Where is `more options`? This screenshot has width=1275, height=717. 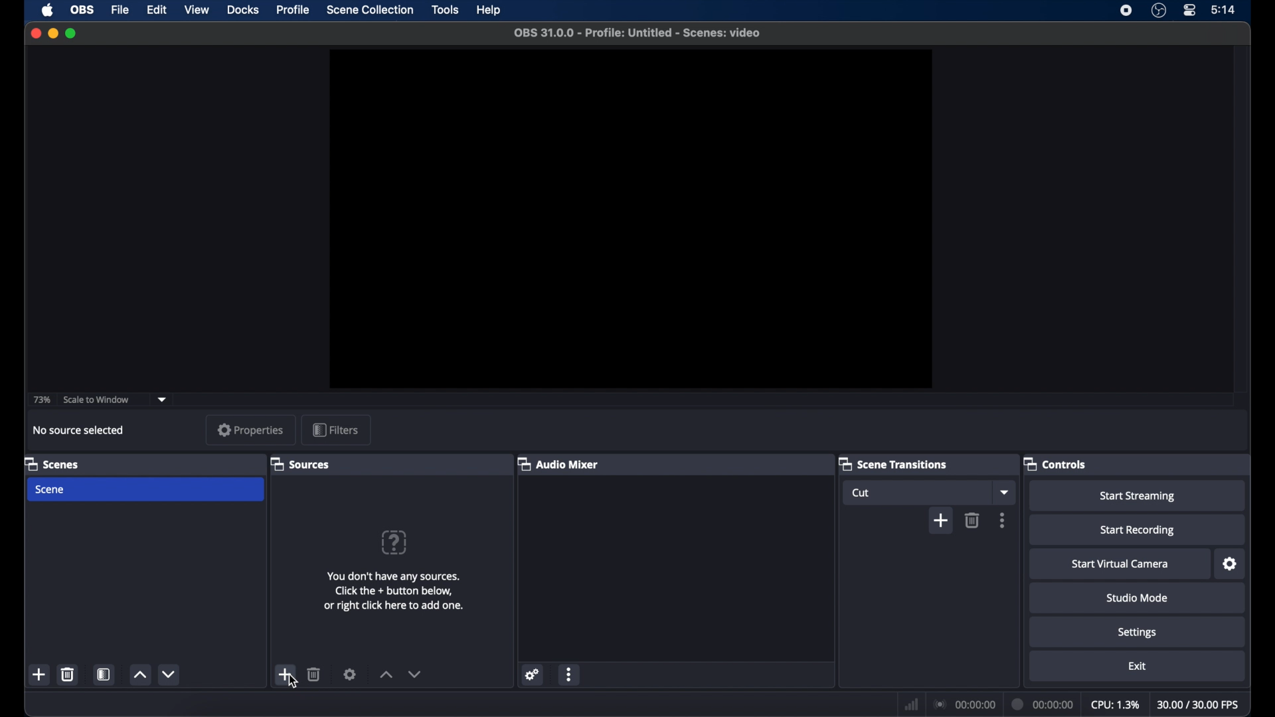 more options is located at coordinates (570, 675).